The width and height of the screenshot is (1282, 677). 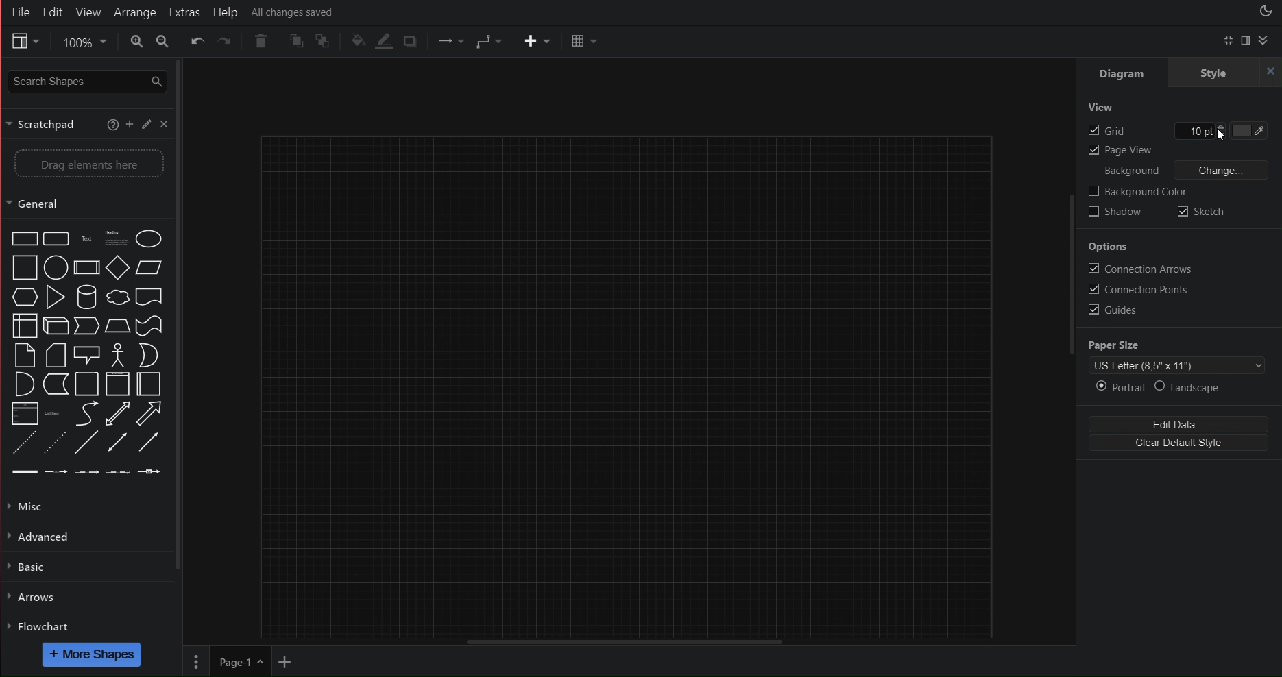 I want to click on Diagram, so click(x=1123, y=74).